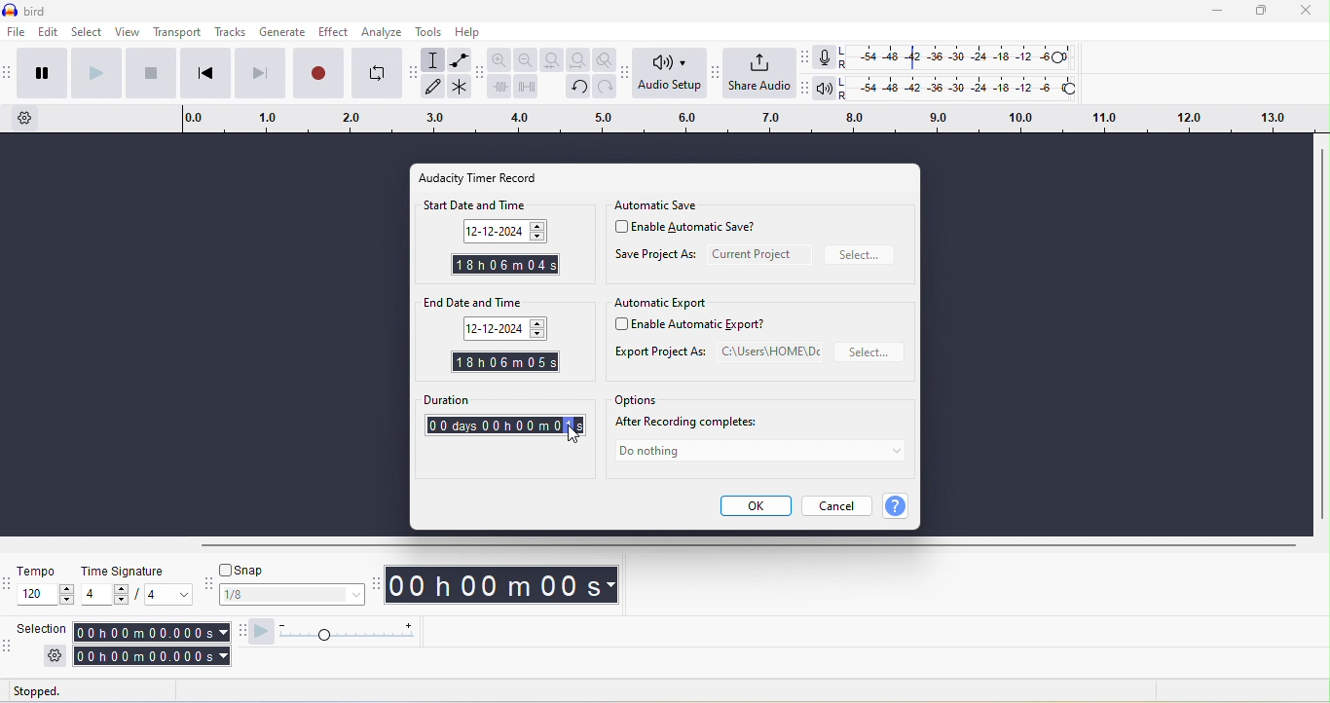 The width and height of the screenshot is (1330, 703). What do you see at coordinates (503, 231) in the screenshot?
I see `date` at bounding box center [503, 231].